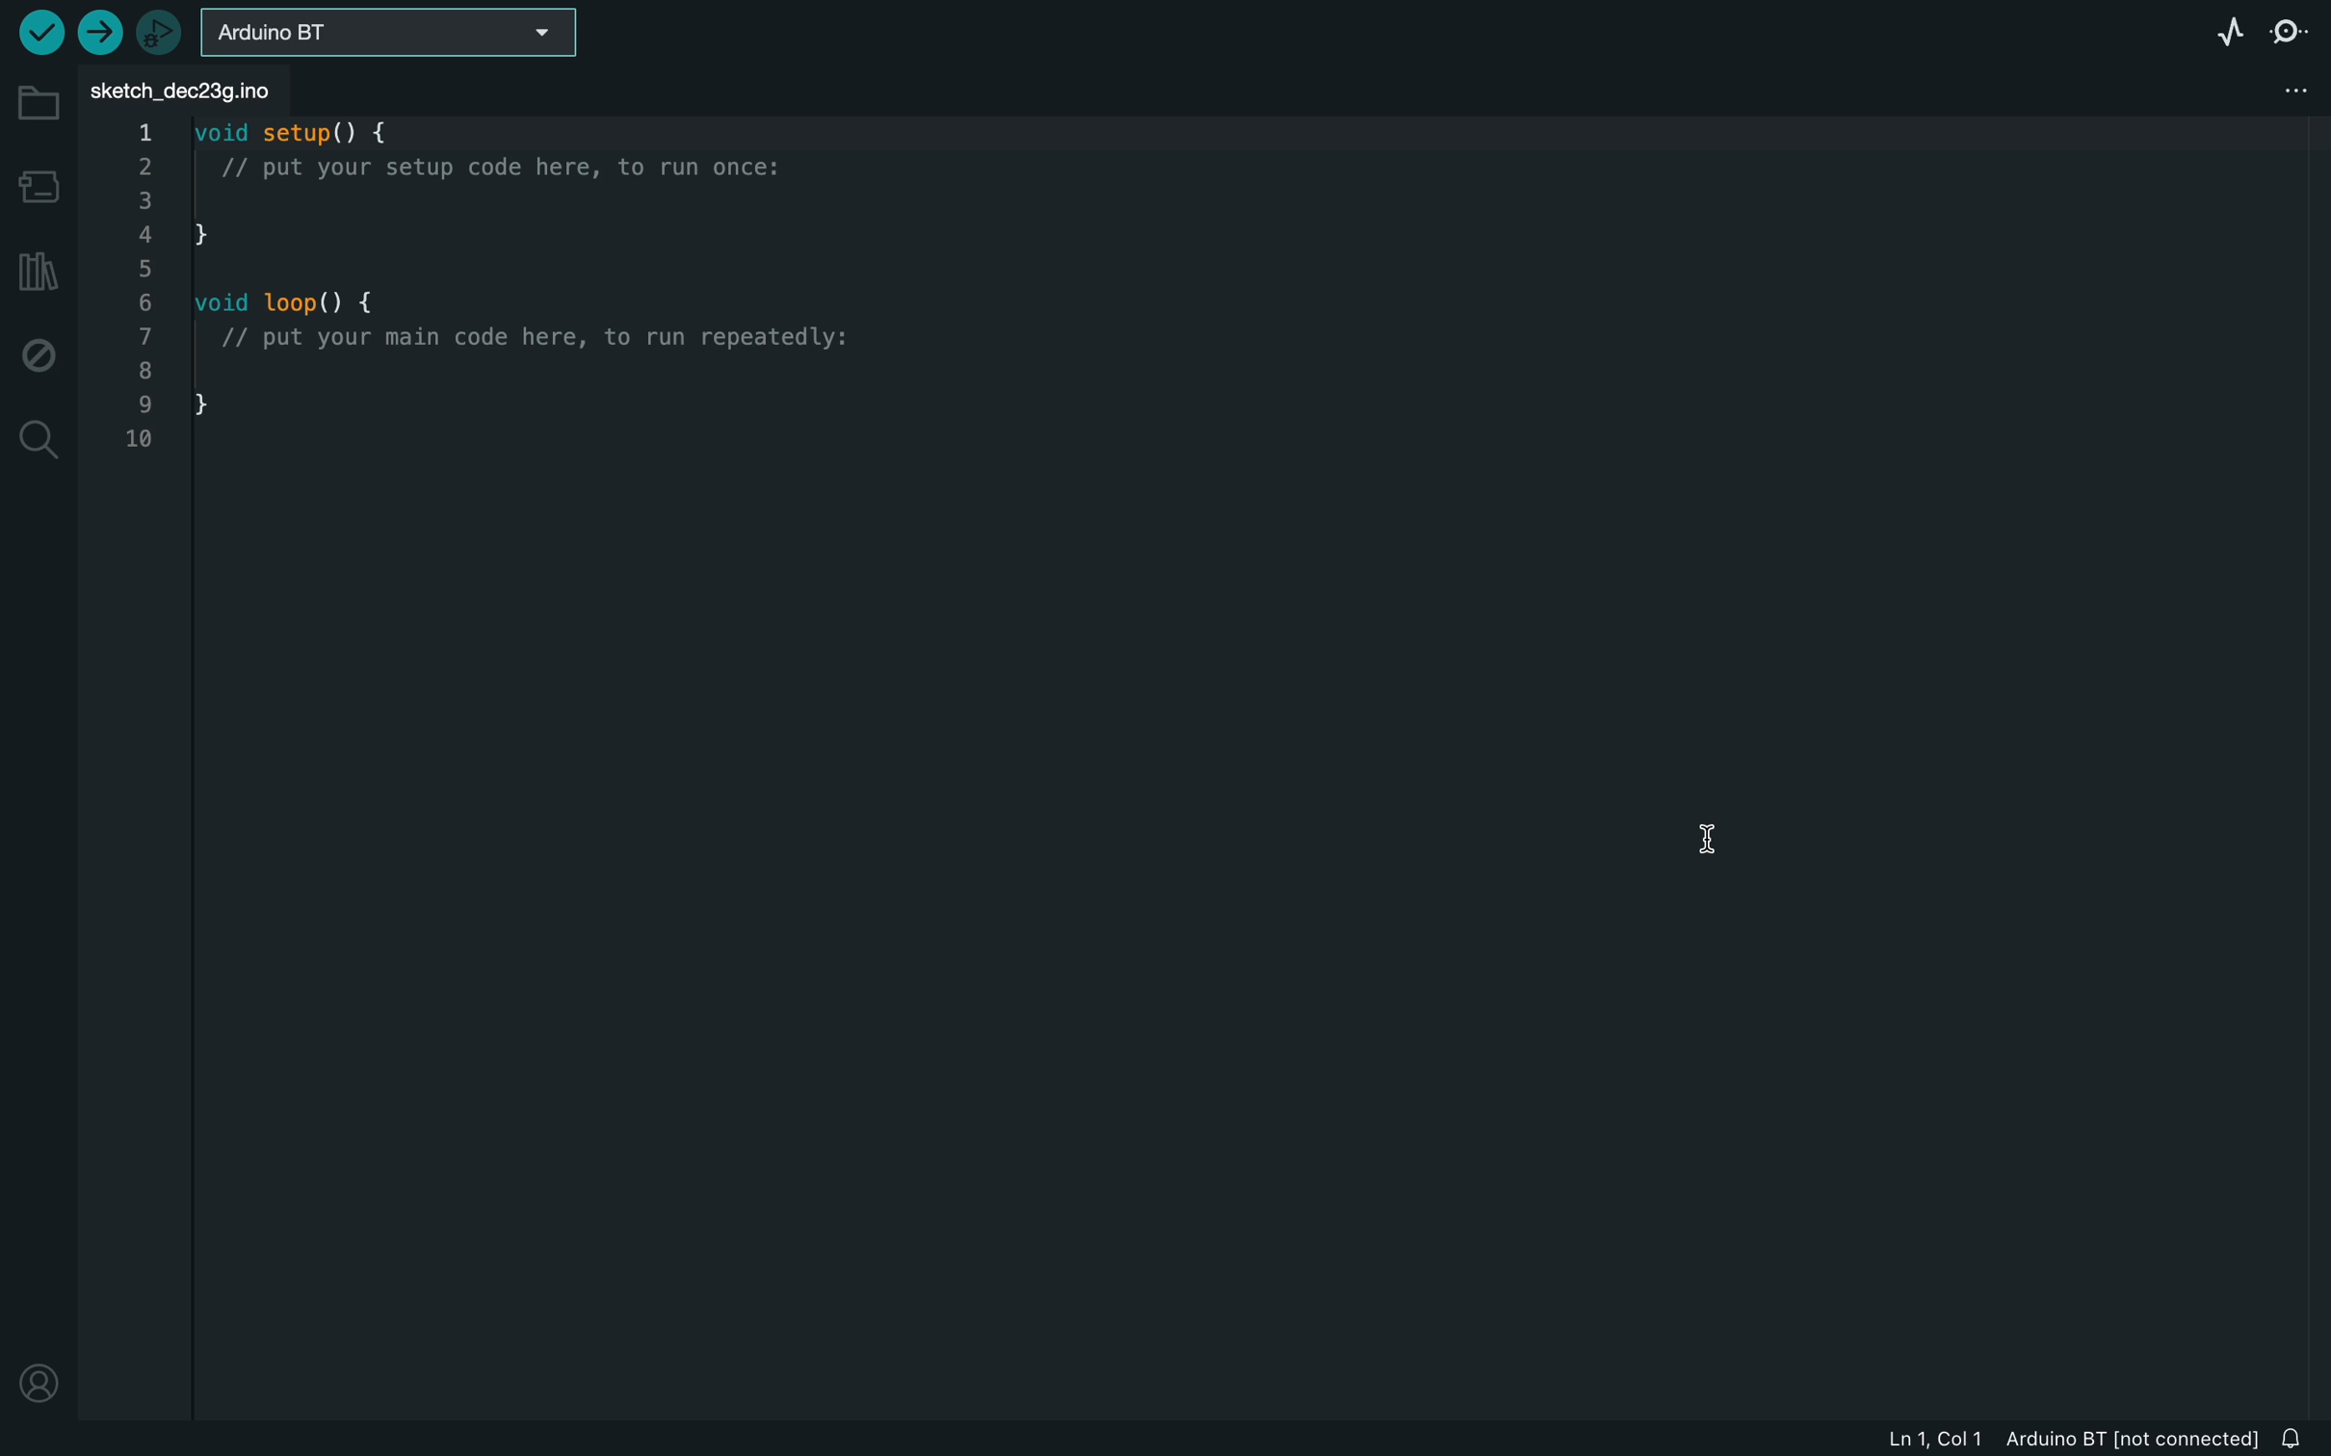 This screenshot has height=1456, width=2331. What do you see at coordinates (98, 30) in the screenshot?
I see `upload` at bounding box center [98, 30].